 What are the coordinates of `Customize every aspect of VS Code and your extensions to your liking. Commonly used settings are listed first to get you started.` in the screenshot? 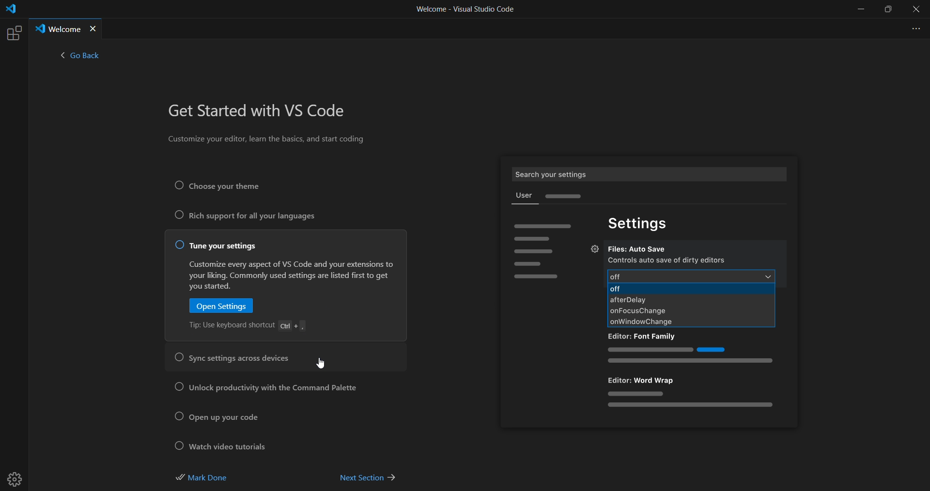 It's located at (292, 276).